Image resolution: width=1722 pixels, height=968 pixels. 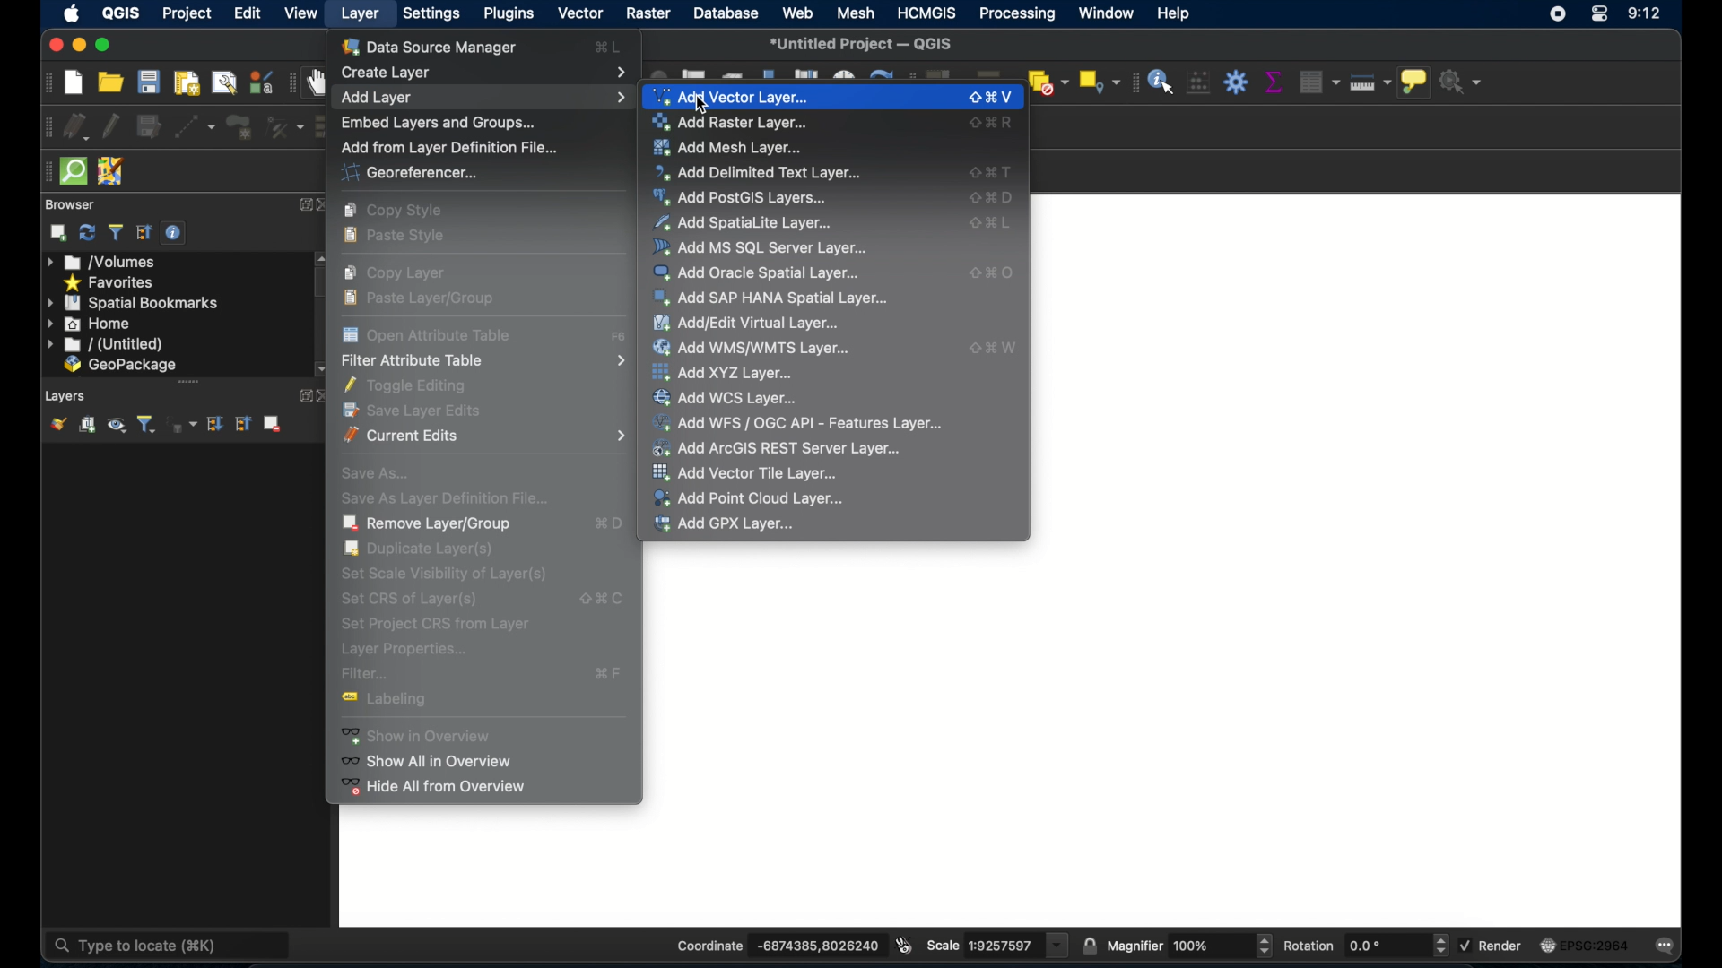 What do you see at coordinates (117, 427) in the screenshot?
I see `manage map themes` at bounding box center [117, 427].